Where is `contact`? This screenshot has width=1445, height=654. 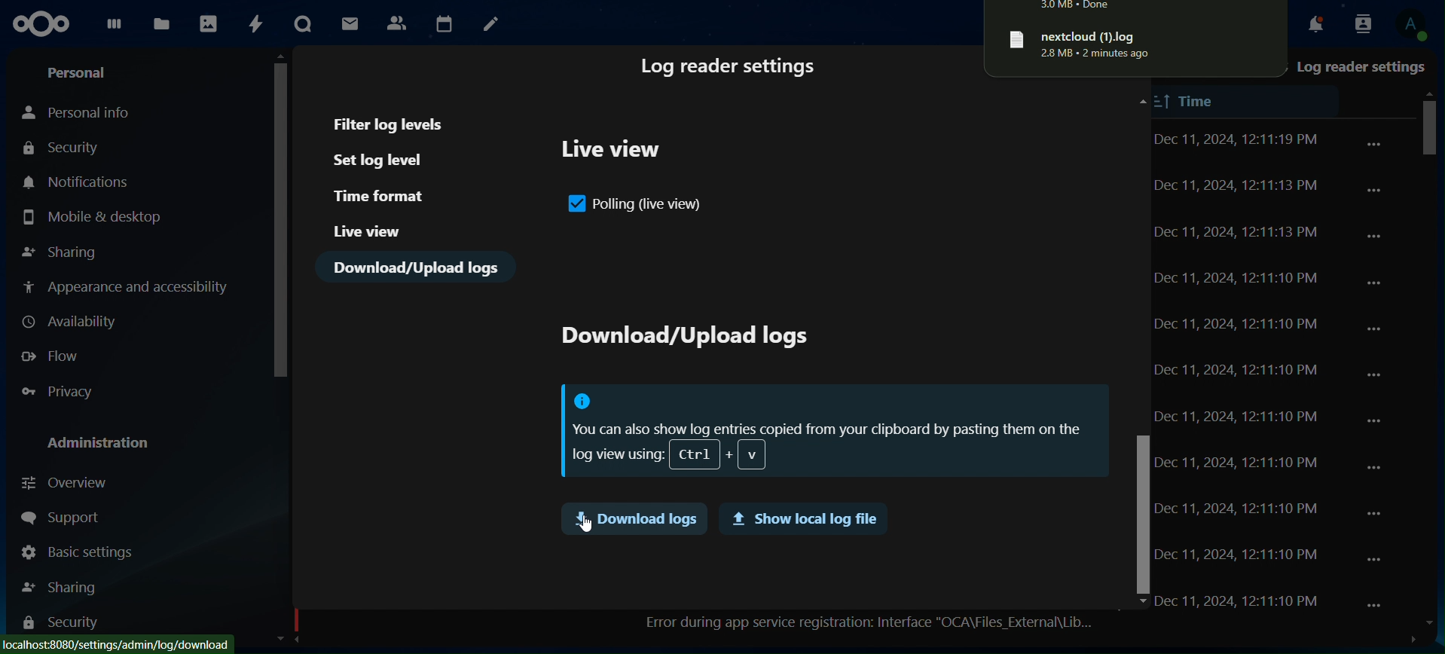 contact is located at coordinates (399, 23).